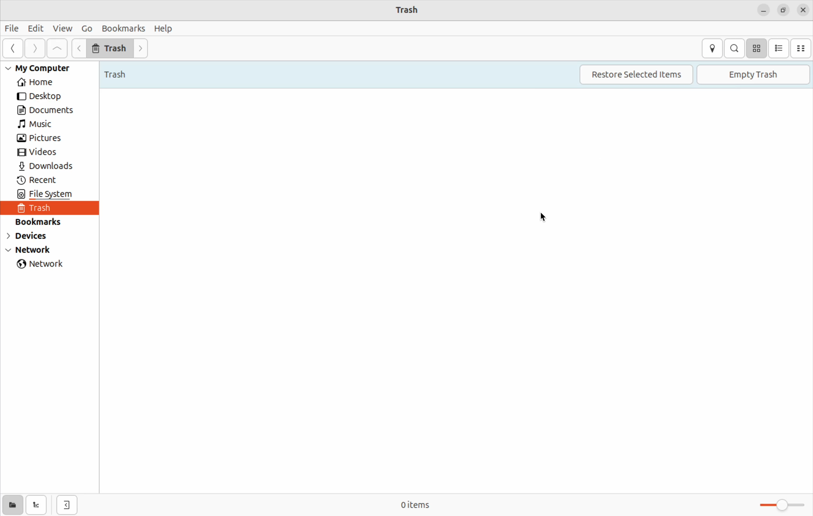  Describe the element at coordinates (36, 28) in the screenshot. I see `Edit` at that location.